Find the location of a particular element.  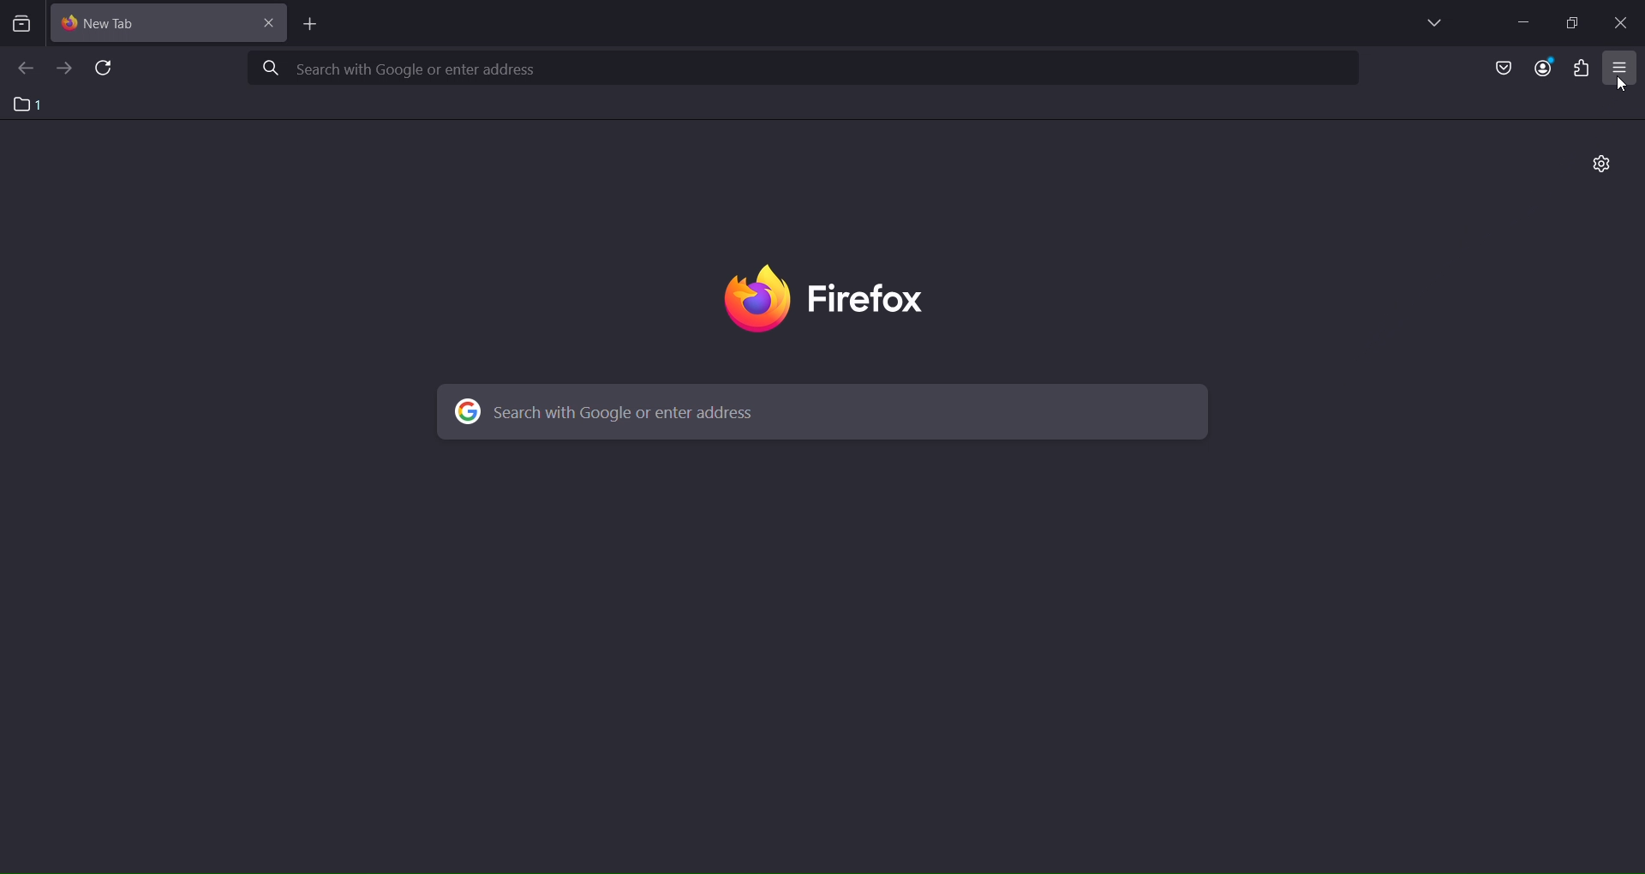

extensions is located at coordinates (1581, 70).